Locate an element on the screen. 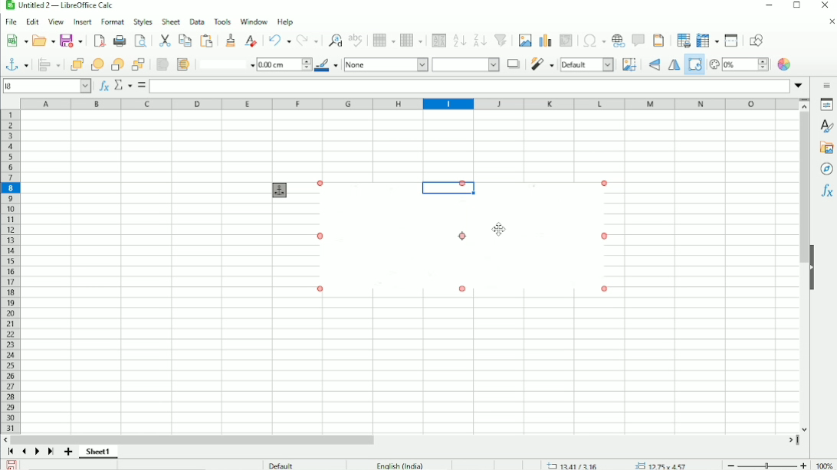  Input line is located at coordinates (470, 86).